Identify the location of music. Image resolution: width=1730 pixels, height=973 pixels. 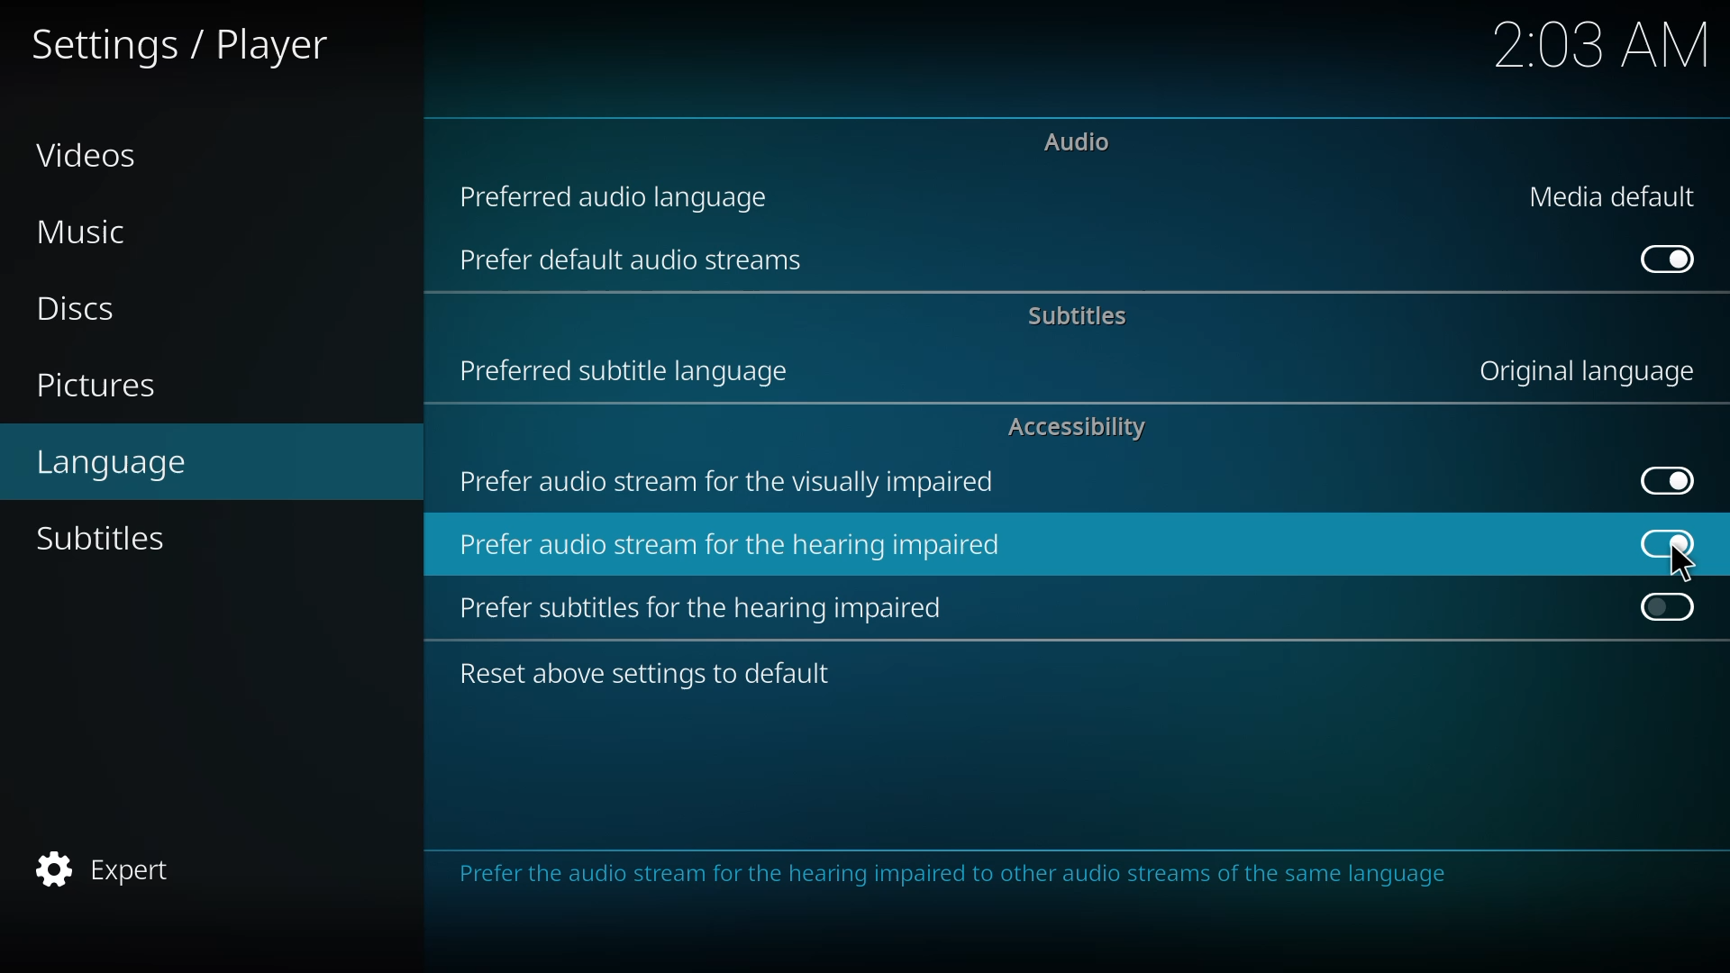
(85, 233).